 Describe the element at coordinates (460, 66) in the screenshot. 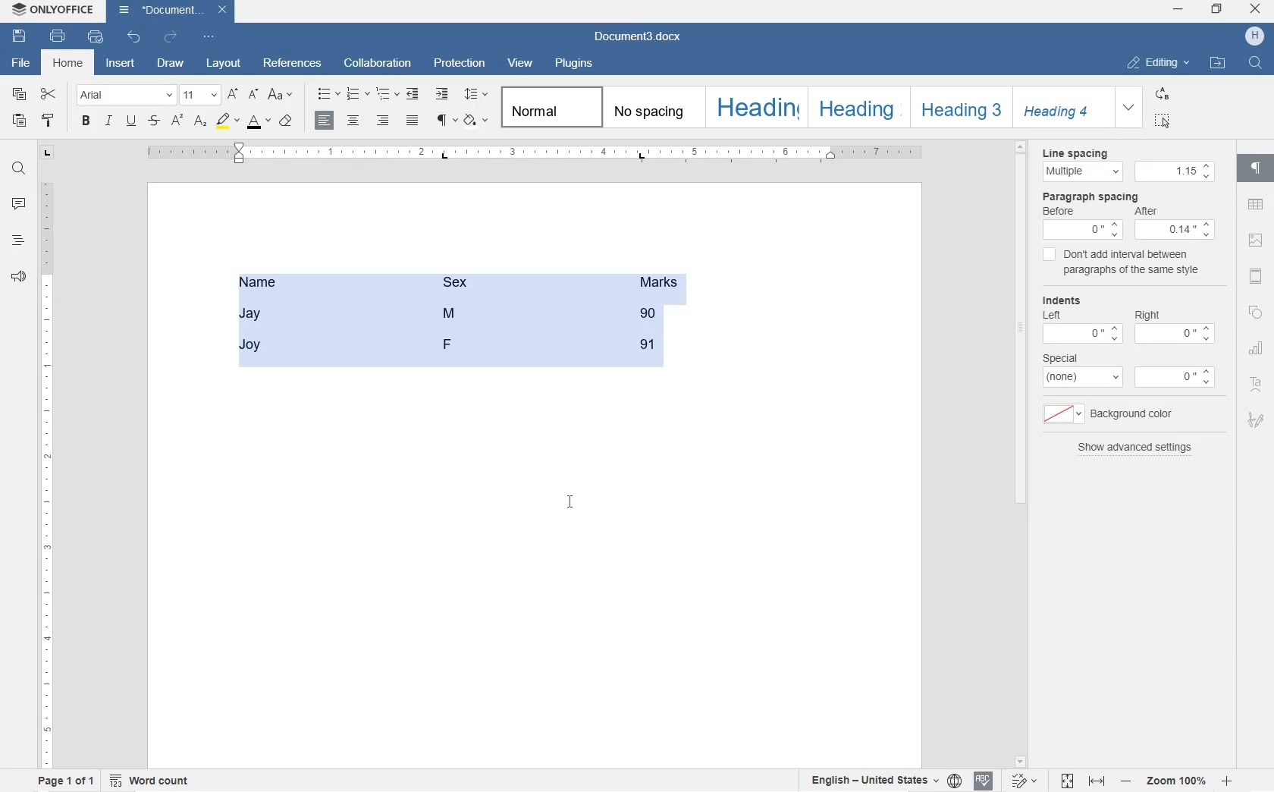

I see `PROTECTION` at that location.